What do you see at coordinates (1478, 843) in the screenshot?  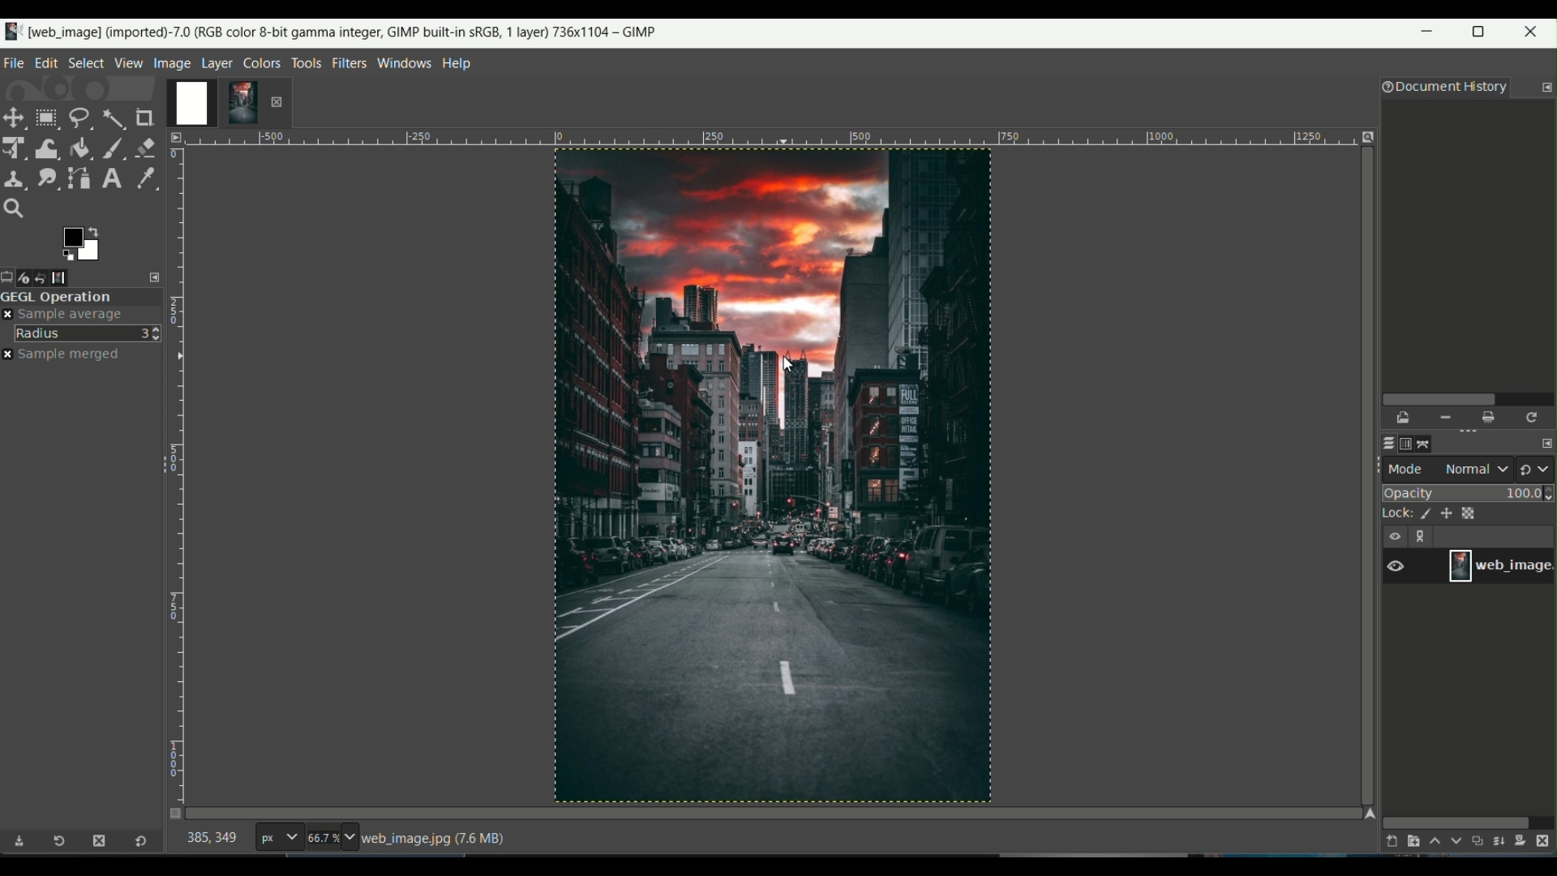 I see `create duplicate layer` at bounding box center [1478, 843].